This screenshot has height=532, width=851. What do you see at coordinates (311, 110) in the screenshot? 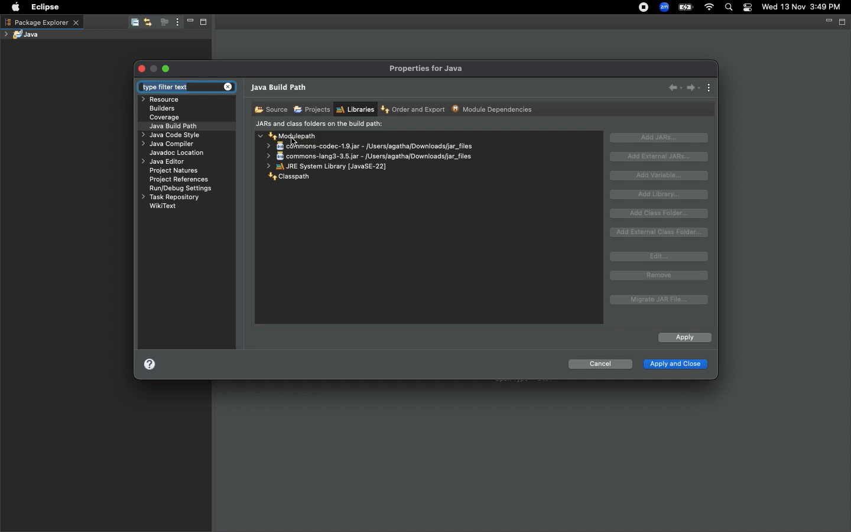
I see `Projects` at bounding box center [311, 110].